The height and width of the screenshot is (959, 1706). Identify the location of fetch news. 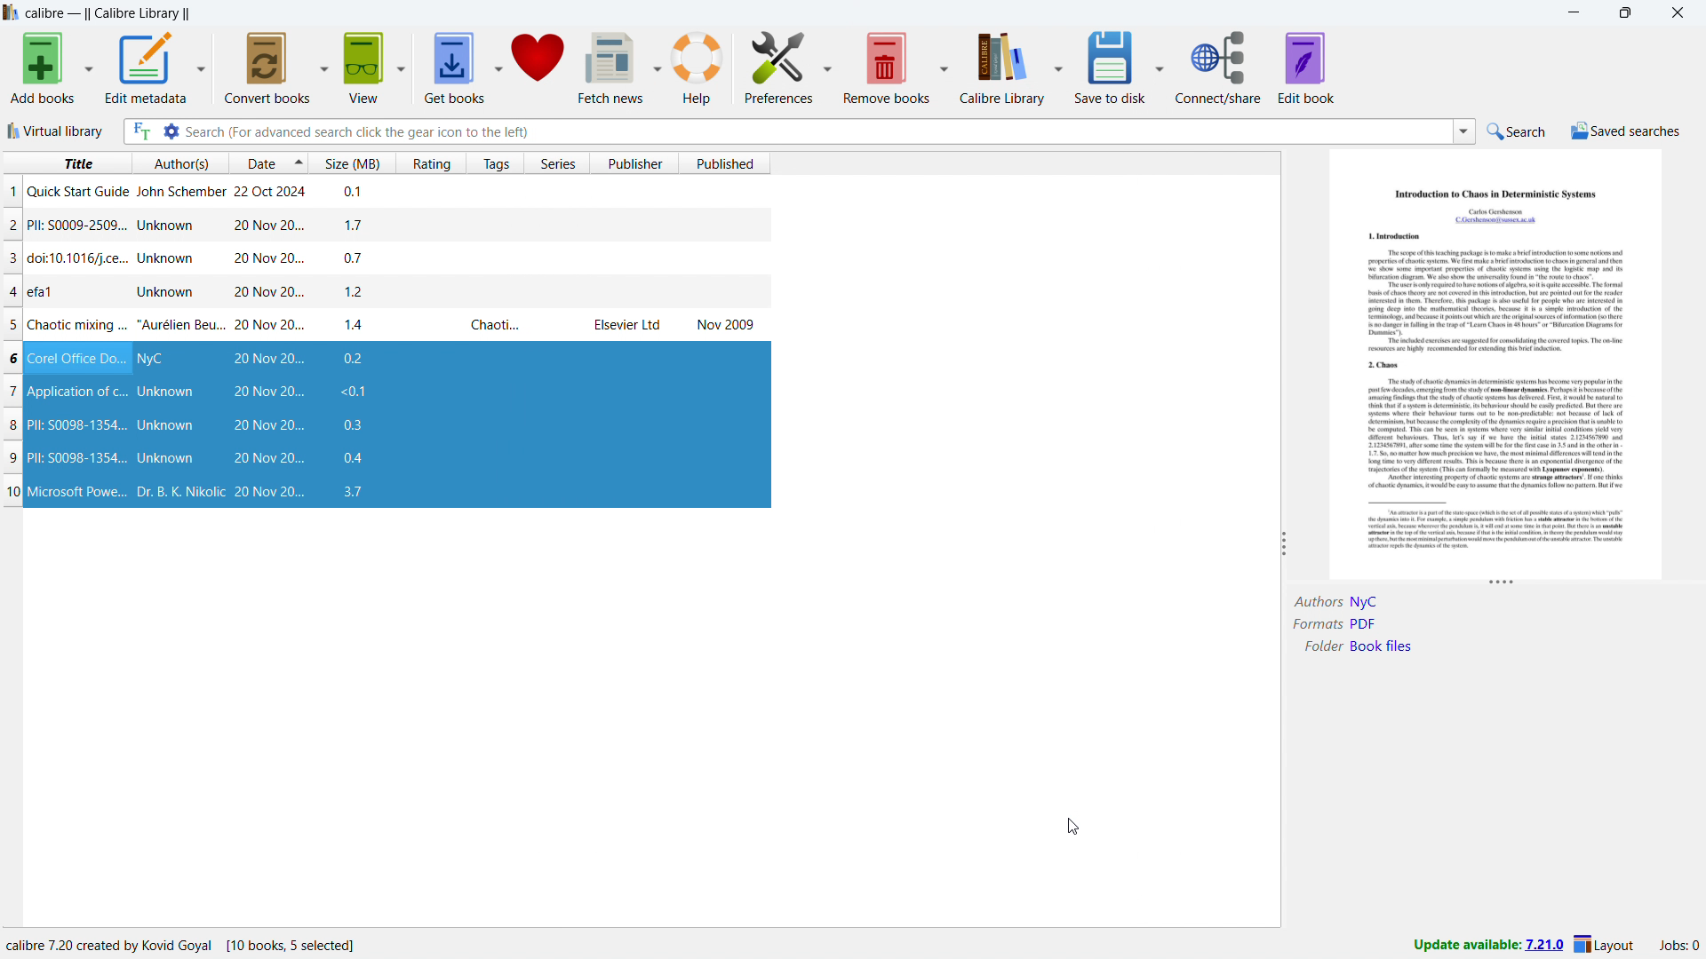
(610, 68).